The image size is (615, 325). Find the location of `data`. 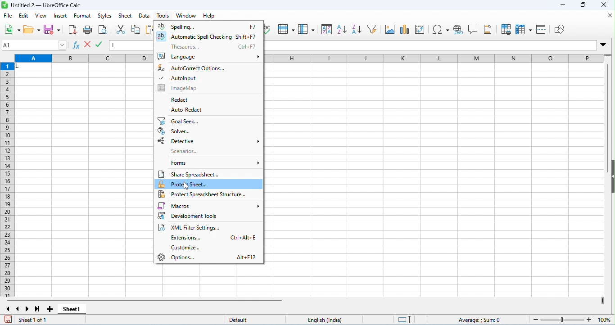

data is located at coordinates (145, 16).